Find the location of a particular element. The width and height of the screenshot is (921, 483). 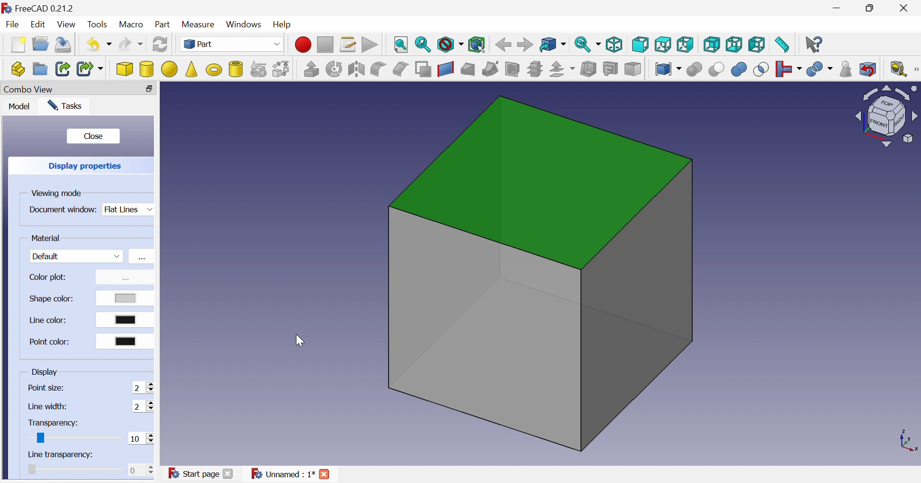

Fit selection is located at coordinates (423, 43).